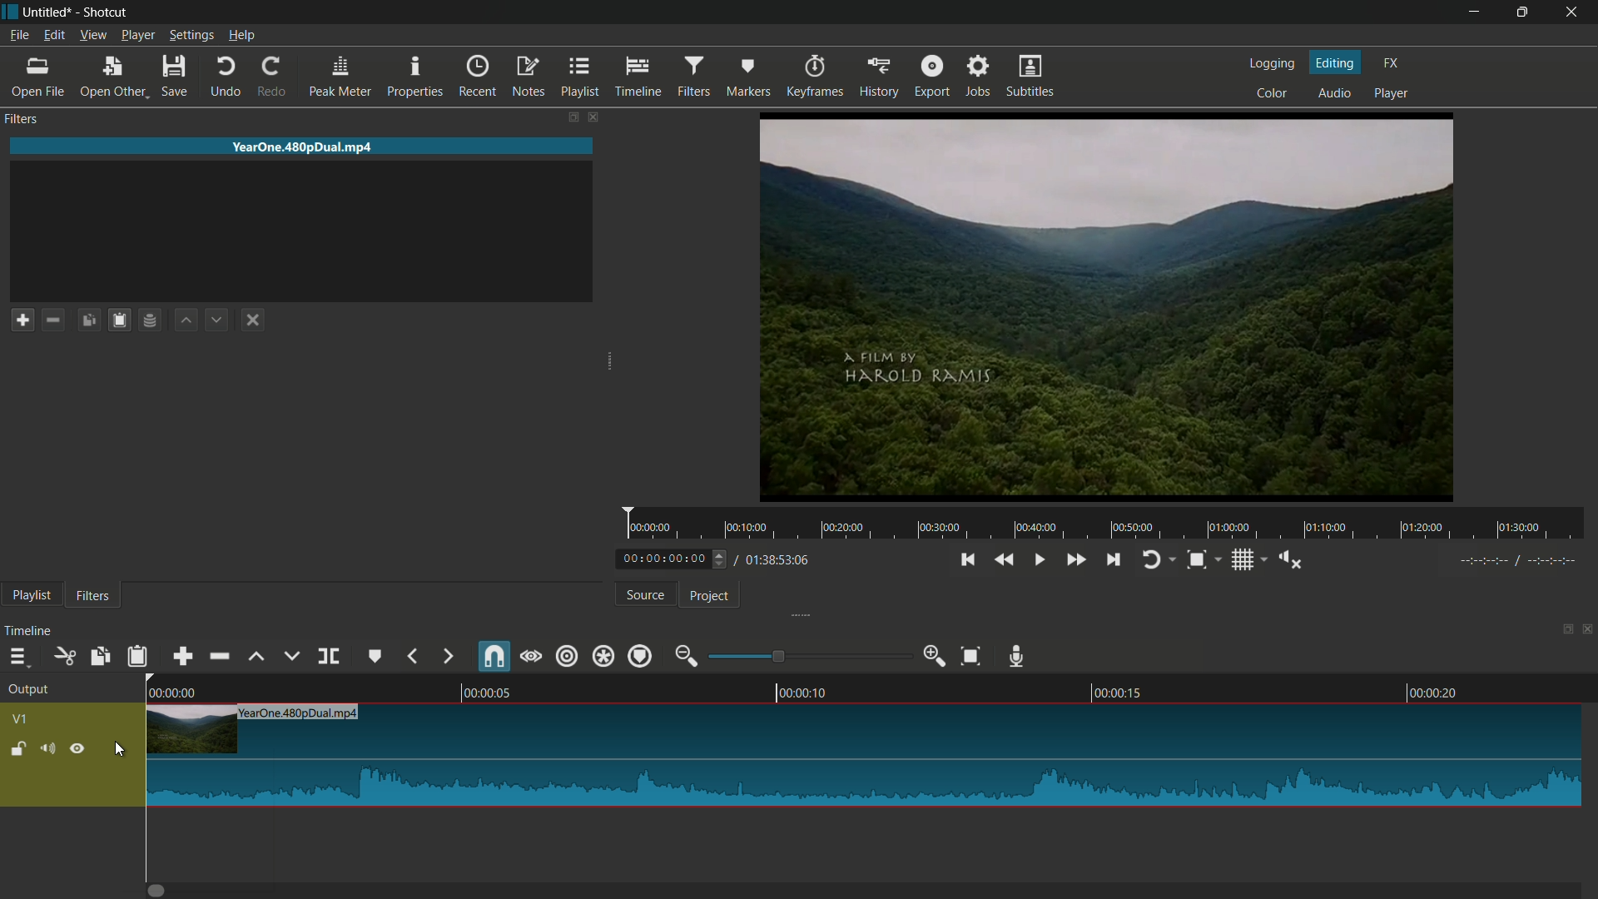  What do you see at coordinates (31, 594) in the screenshot?
I see `playlist` at bounding box center [31, 594].